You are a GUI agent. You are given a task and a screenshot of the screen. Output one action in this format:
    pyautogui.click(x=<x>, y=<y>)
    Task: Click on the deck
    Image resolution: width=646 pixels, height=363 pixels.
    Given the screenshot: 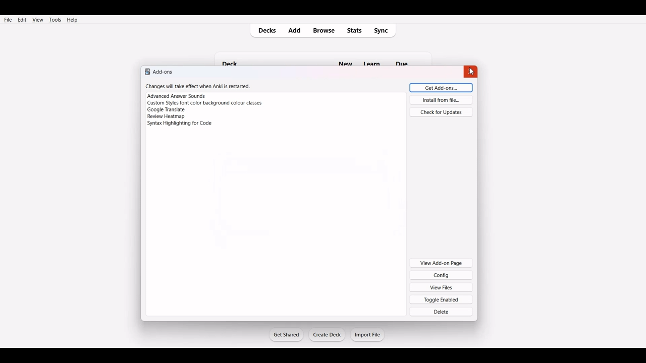 What is the action you would take?
    pyautogui.click(x=234, y=58)
    